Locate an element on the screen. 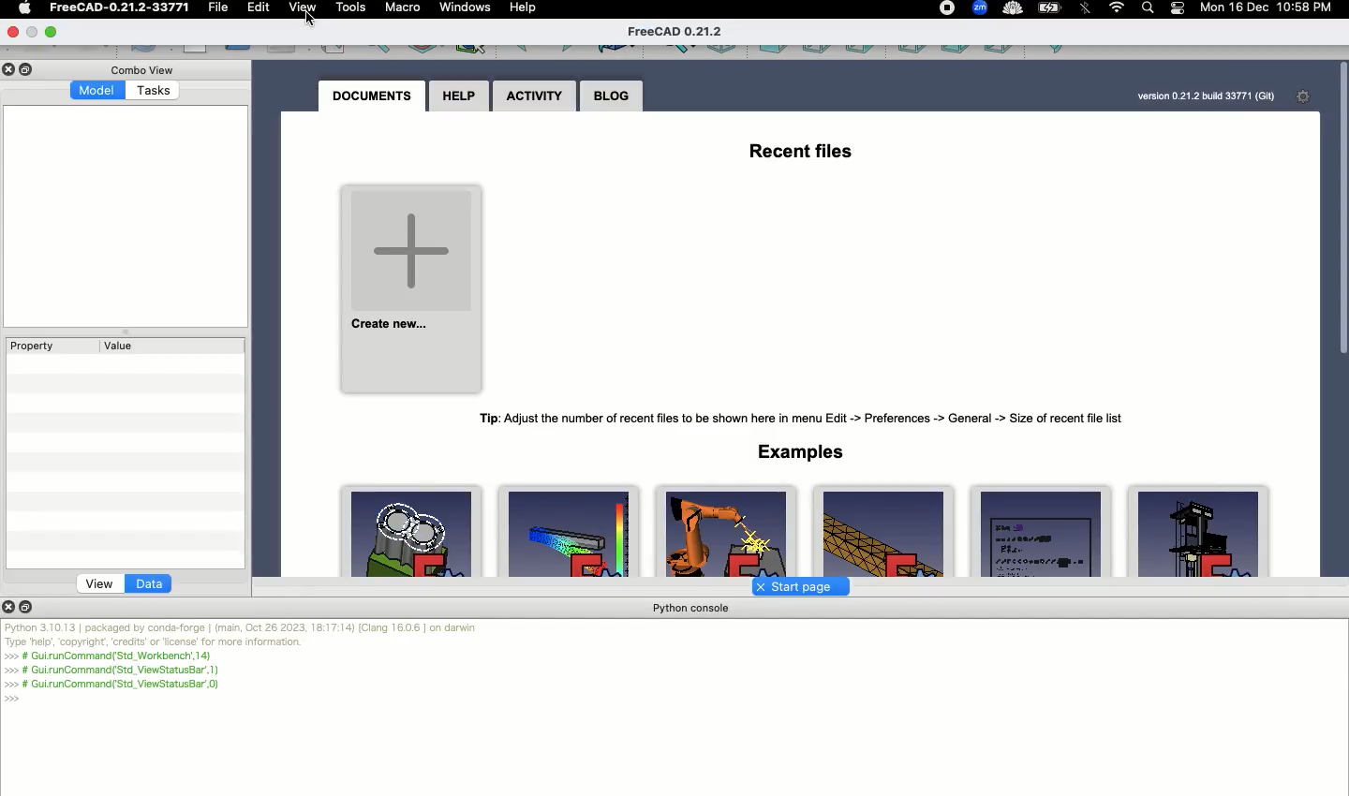 The width and height of the screenshot is (1349, 796). Model is located at coordinates (98, 90).